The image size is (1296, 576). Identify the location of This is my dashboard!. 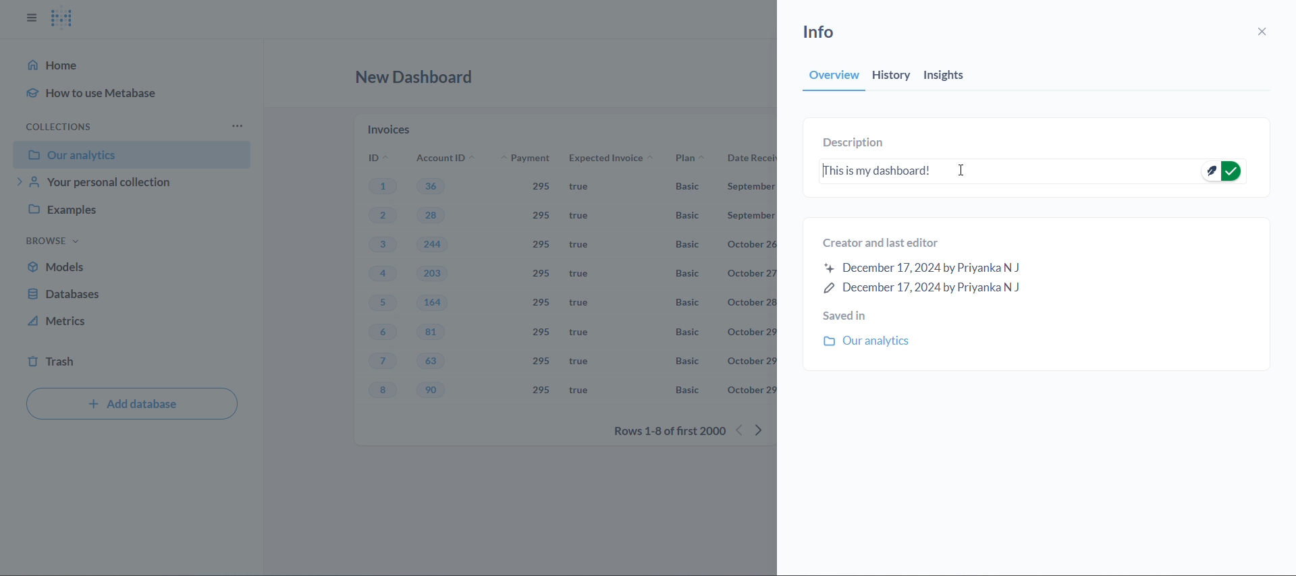
(1035, 171).